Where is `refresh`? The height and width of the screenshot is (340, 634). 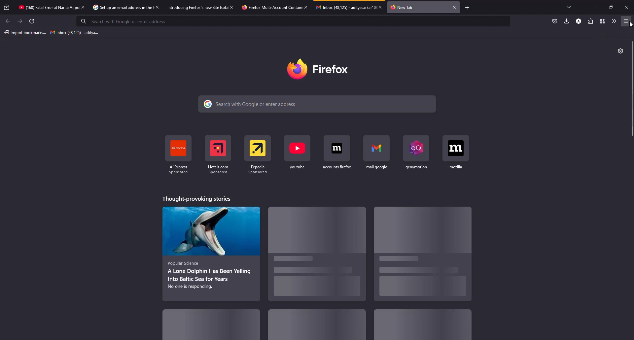
refresh is located at coordinates (32, 21).